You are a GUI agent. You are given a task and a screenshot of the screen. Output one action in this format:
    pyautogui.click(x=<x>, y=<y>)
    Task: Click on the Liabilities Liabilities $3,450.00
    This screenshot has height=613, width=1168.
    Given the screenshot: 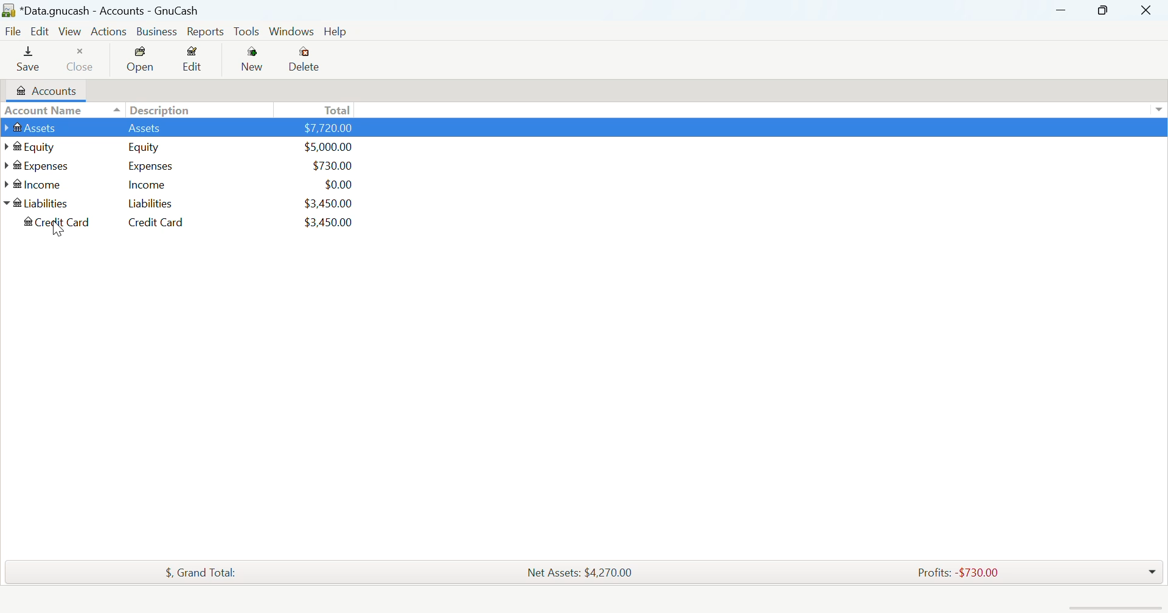 What is the action you would take?
    pyautogui.click(x=186, y=207)
    